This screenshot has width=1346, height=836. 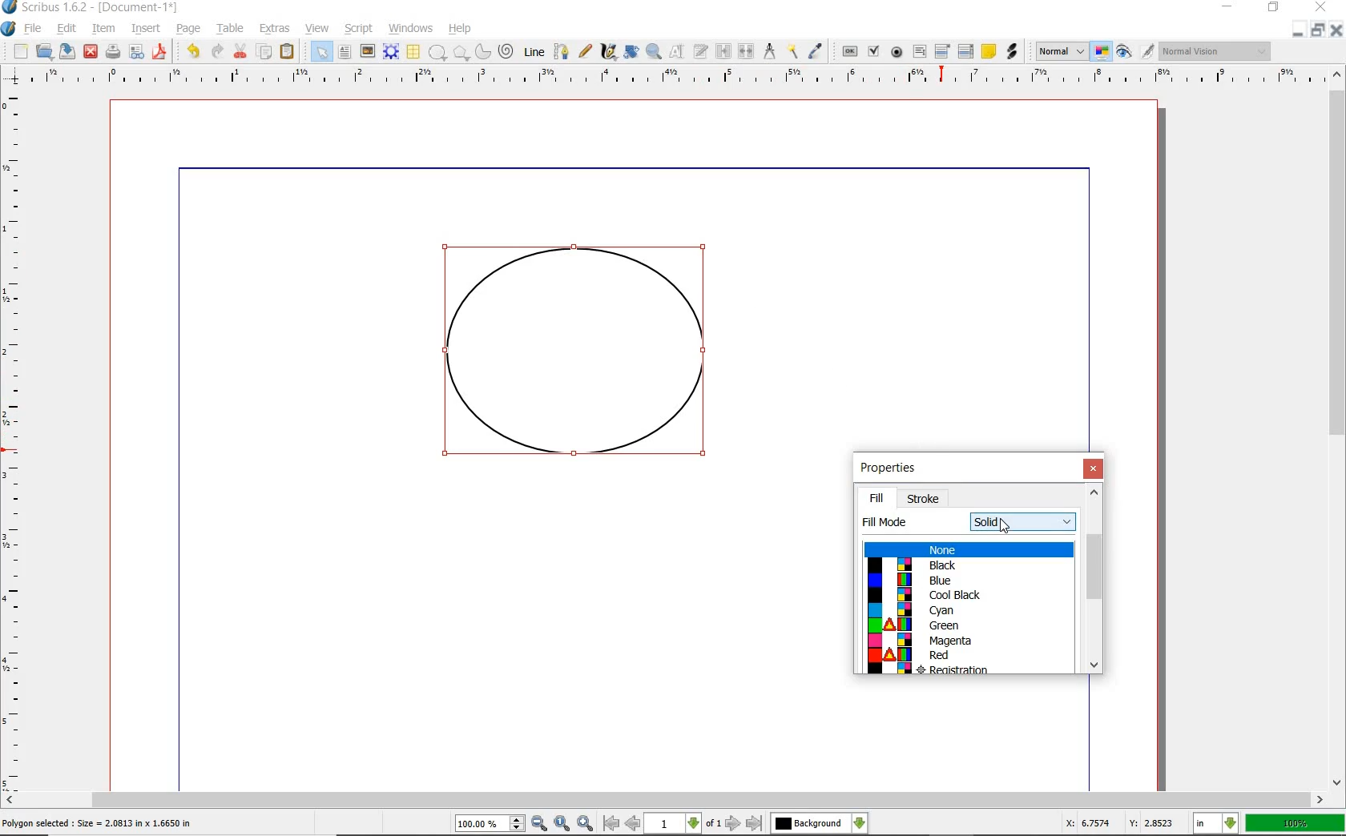 I want to click on PASTE, so click(x=287, y=53).